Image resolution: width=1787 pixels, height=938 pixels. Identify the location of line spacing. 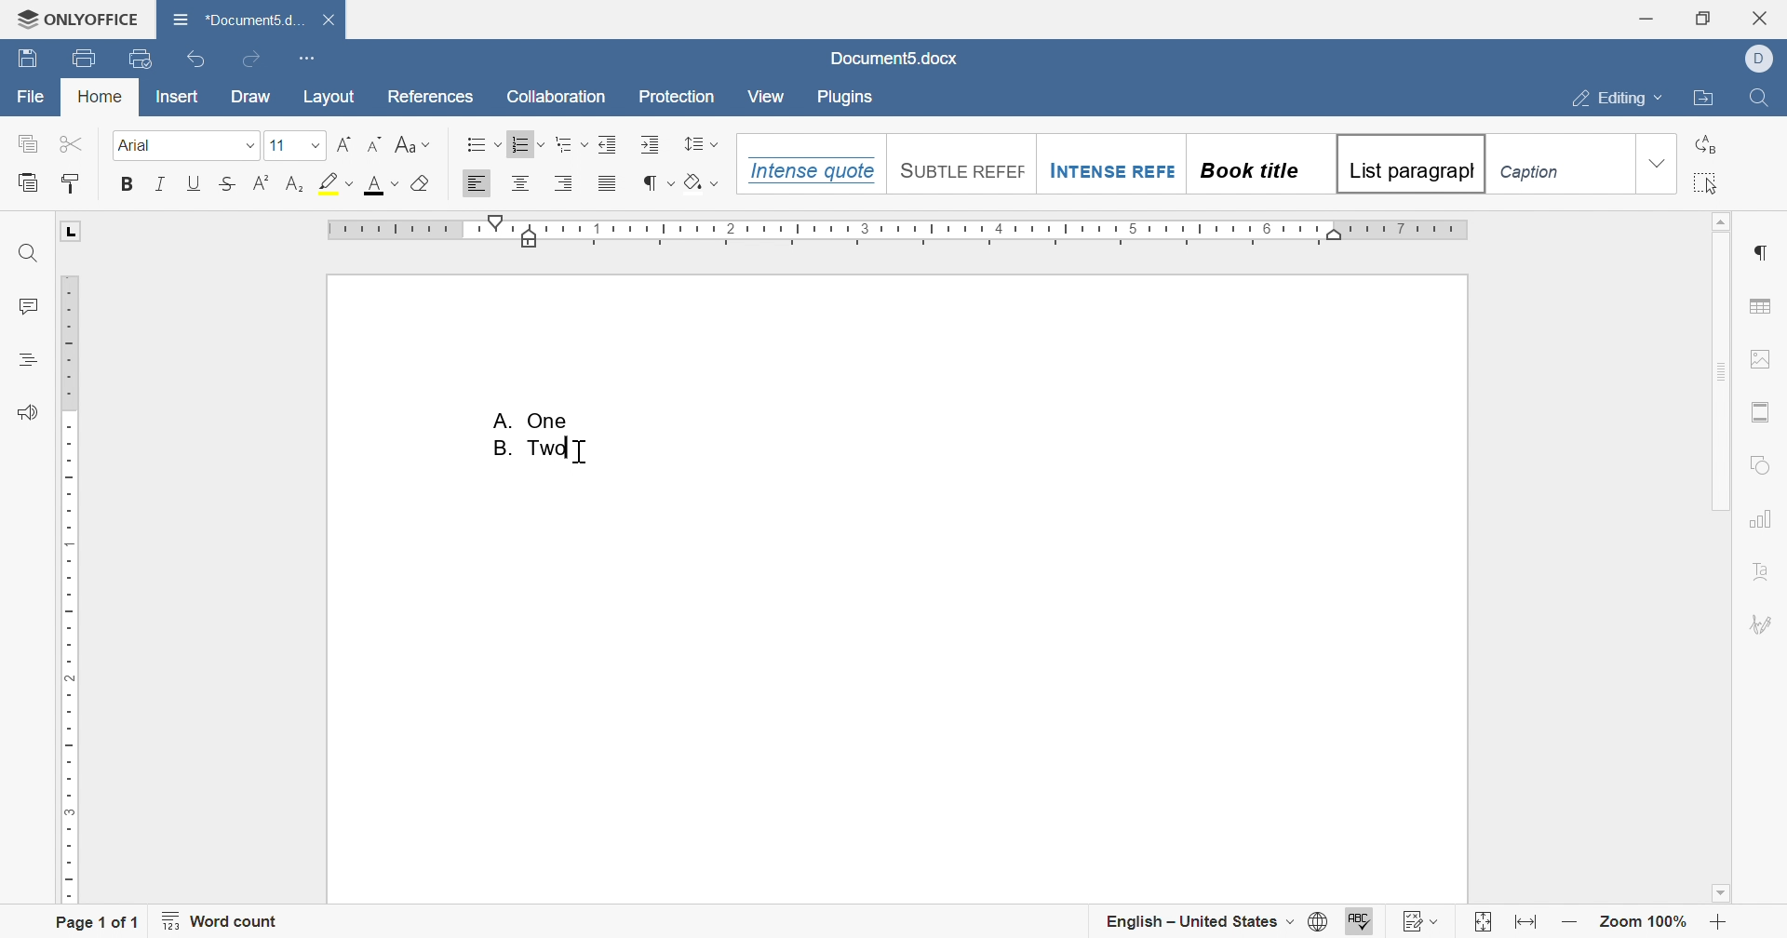
(702, 142).